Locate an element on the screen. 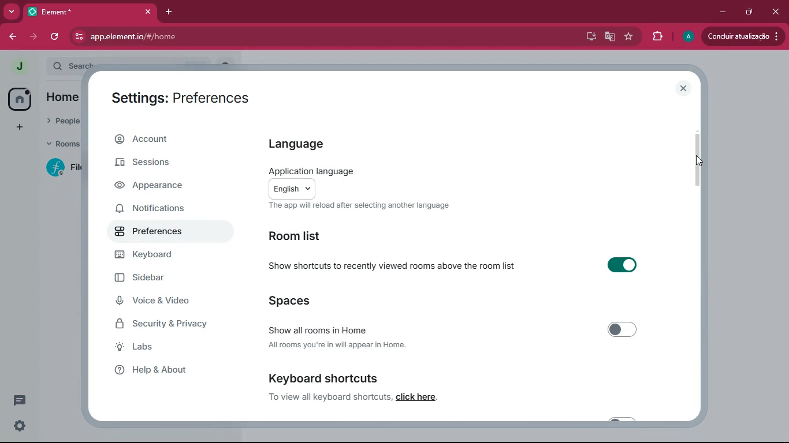  maximize is located at coordinates (749, 13).